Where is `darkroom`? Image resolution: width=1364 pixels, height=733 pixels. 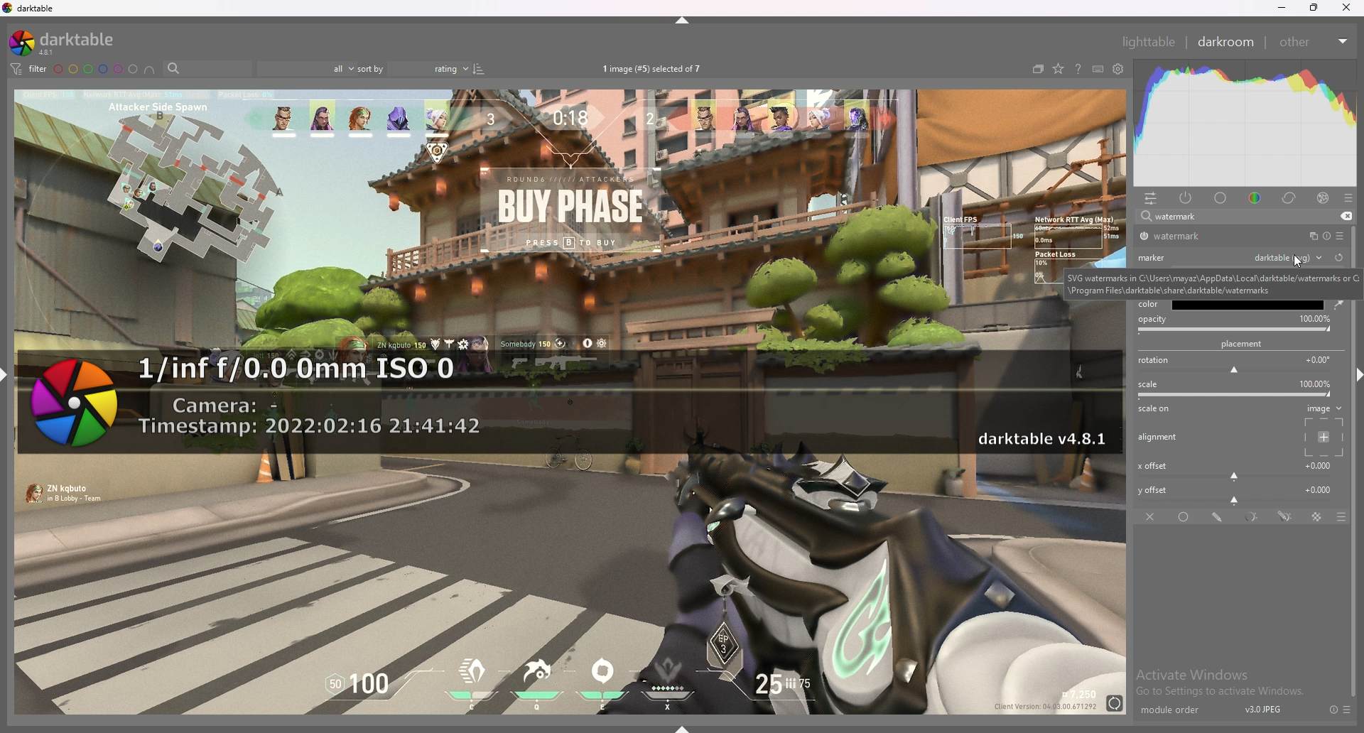 darkroom is located at coordinates (1227, 40).